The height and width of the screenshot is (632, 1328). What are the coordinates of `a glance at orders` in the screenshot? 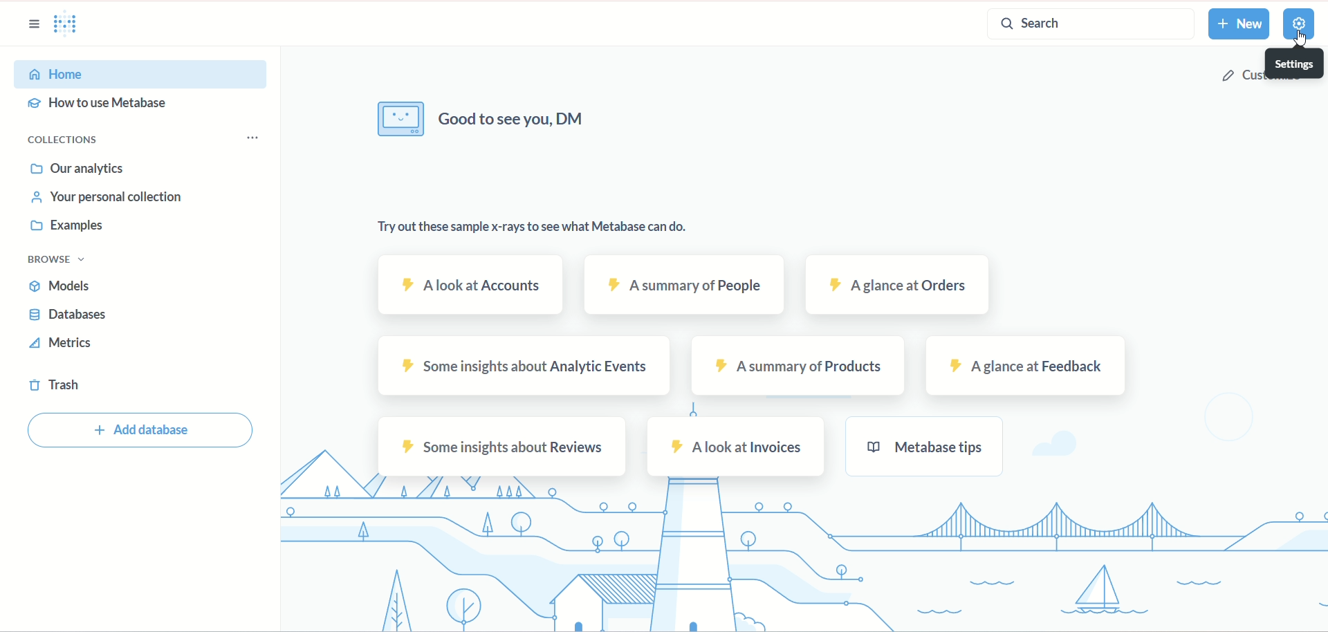 It's located at (895, 286).